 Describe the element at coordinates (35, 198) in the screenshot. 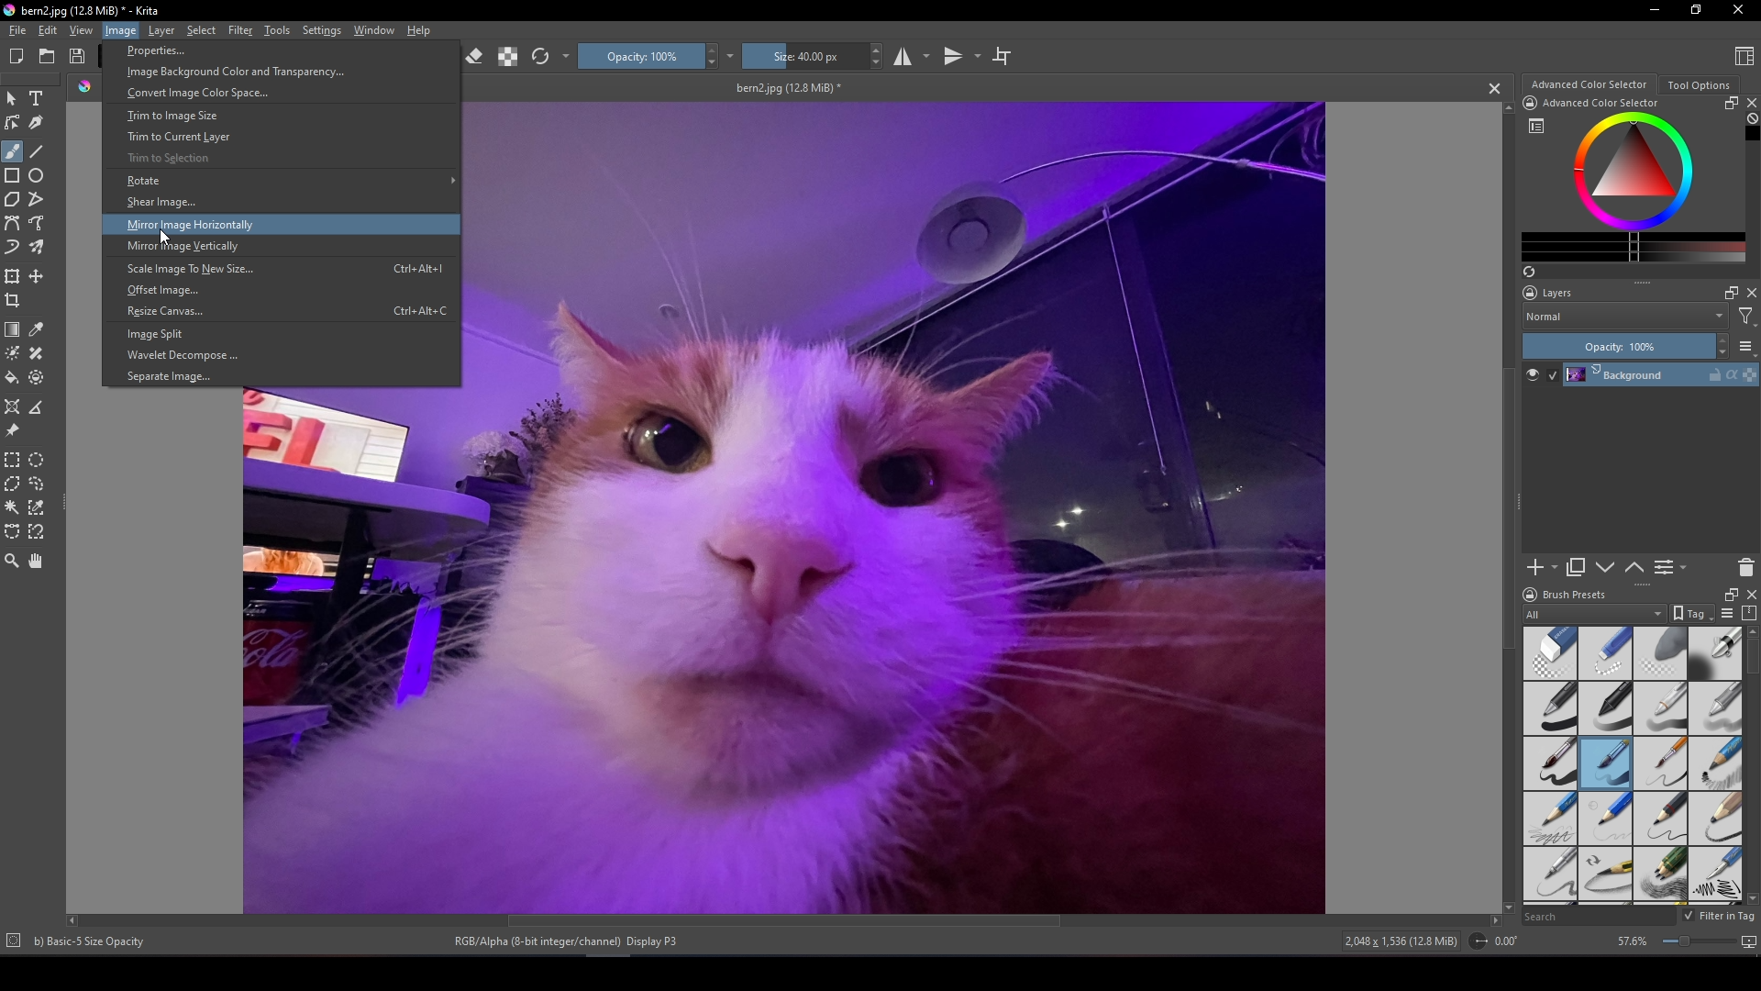

I see `Polyline tool` at that location.